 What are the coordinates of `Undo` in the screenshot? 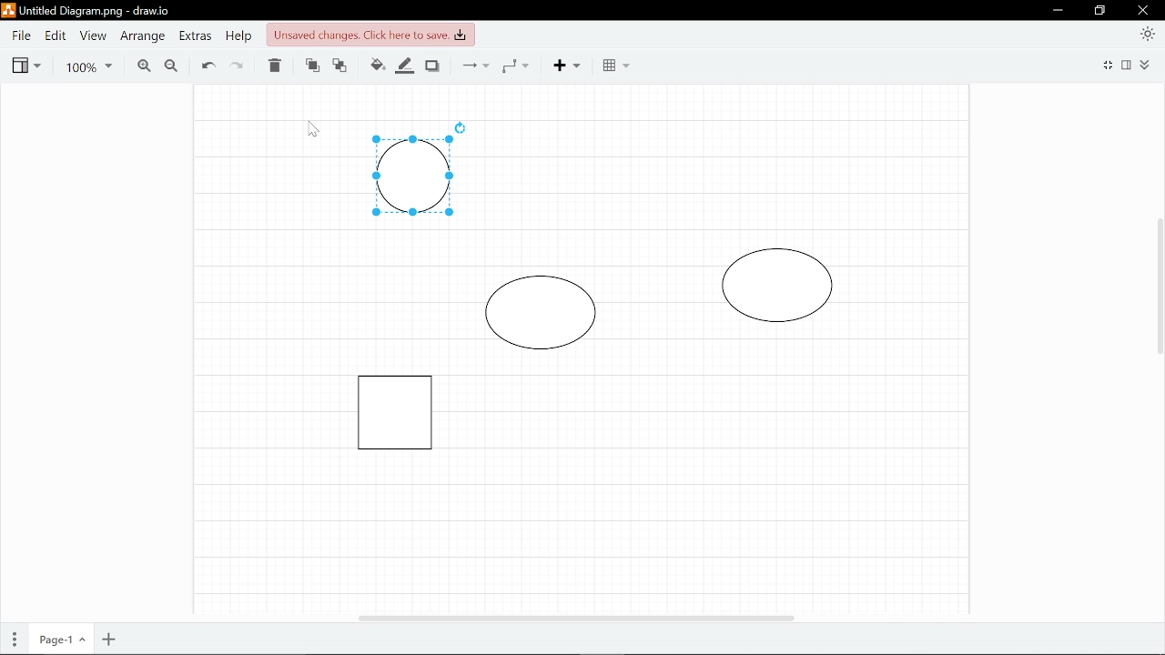 It's located at (208, 65).